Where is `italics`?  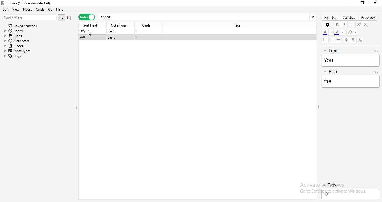
italics is located at coordinates (345, 25).